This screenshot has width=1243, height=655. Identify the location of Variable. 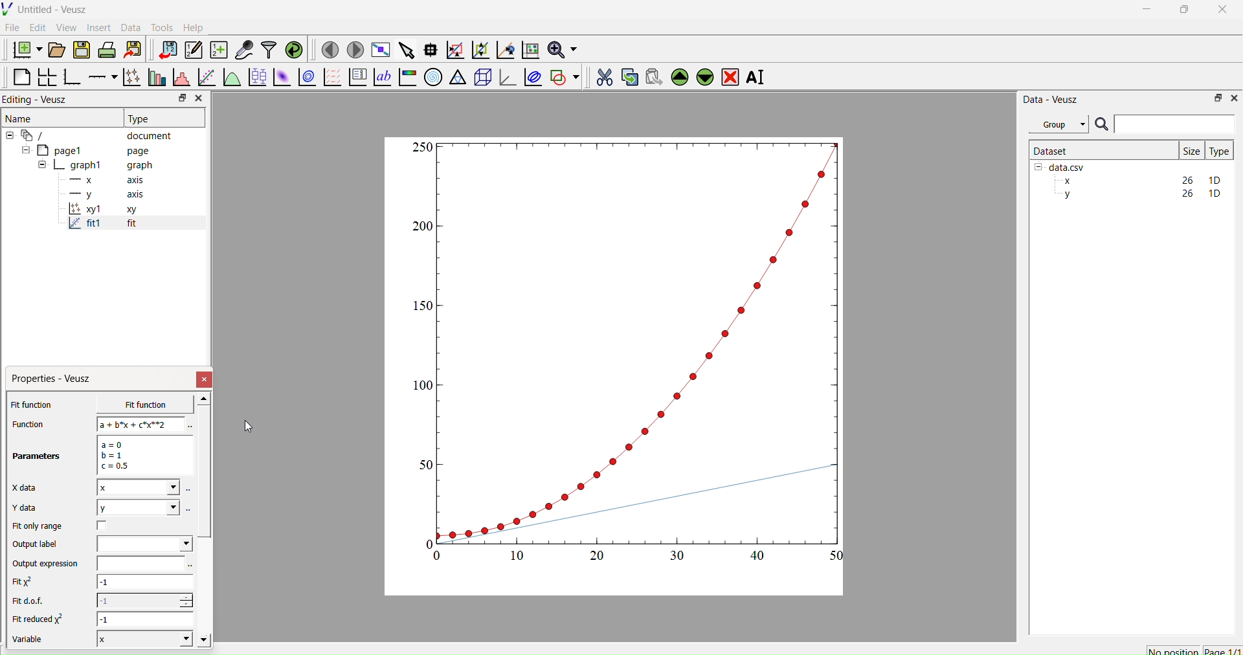
(34, 641).